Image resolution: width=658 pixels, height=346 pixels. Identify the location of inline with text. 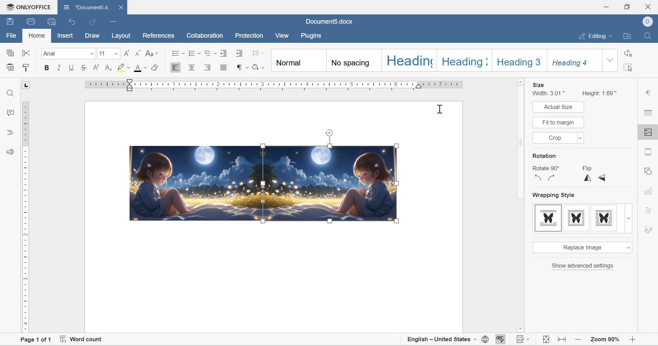
(549, 218).